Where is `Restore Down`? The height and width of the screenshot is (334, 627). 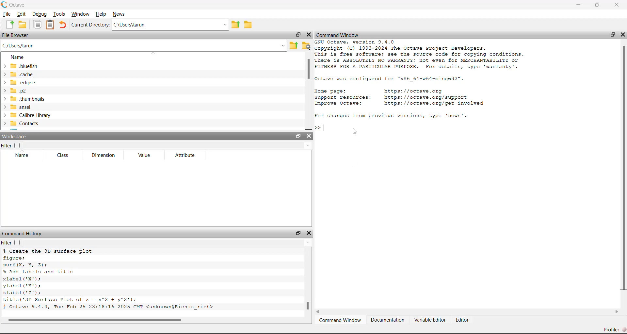
Restore Down is located at coordinates (298, 135).